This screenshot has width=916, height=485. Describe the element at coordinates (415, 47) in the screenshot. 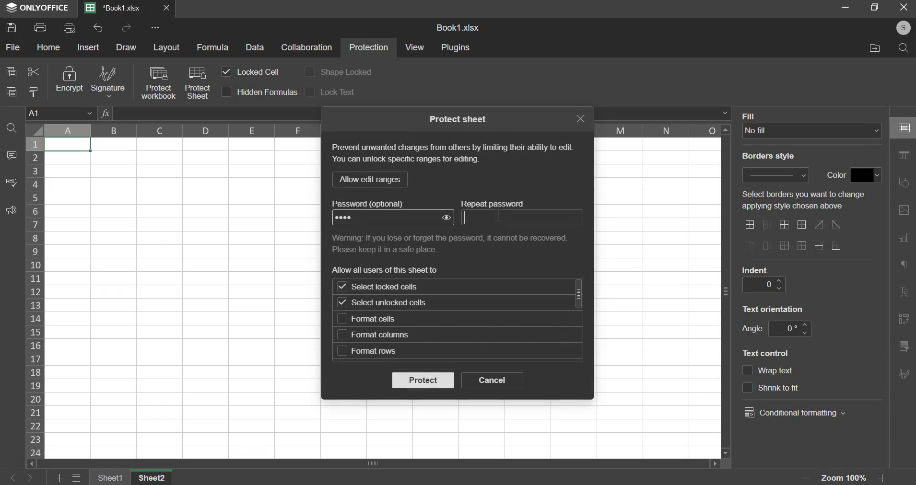

I see `view` at that location.